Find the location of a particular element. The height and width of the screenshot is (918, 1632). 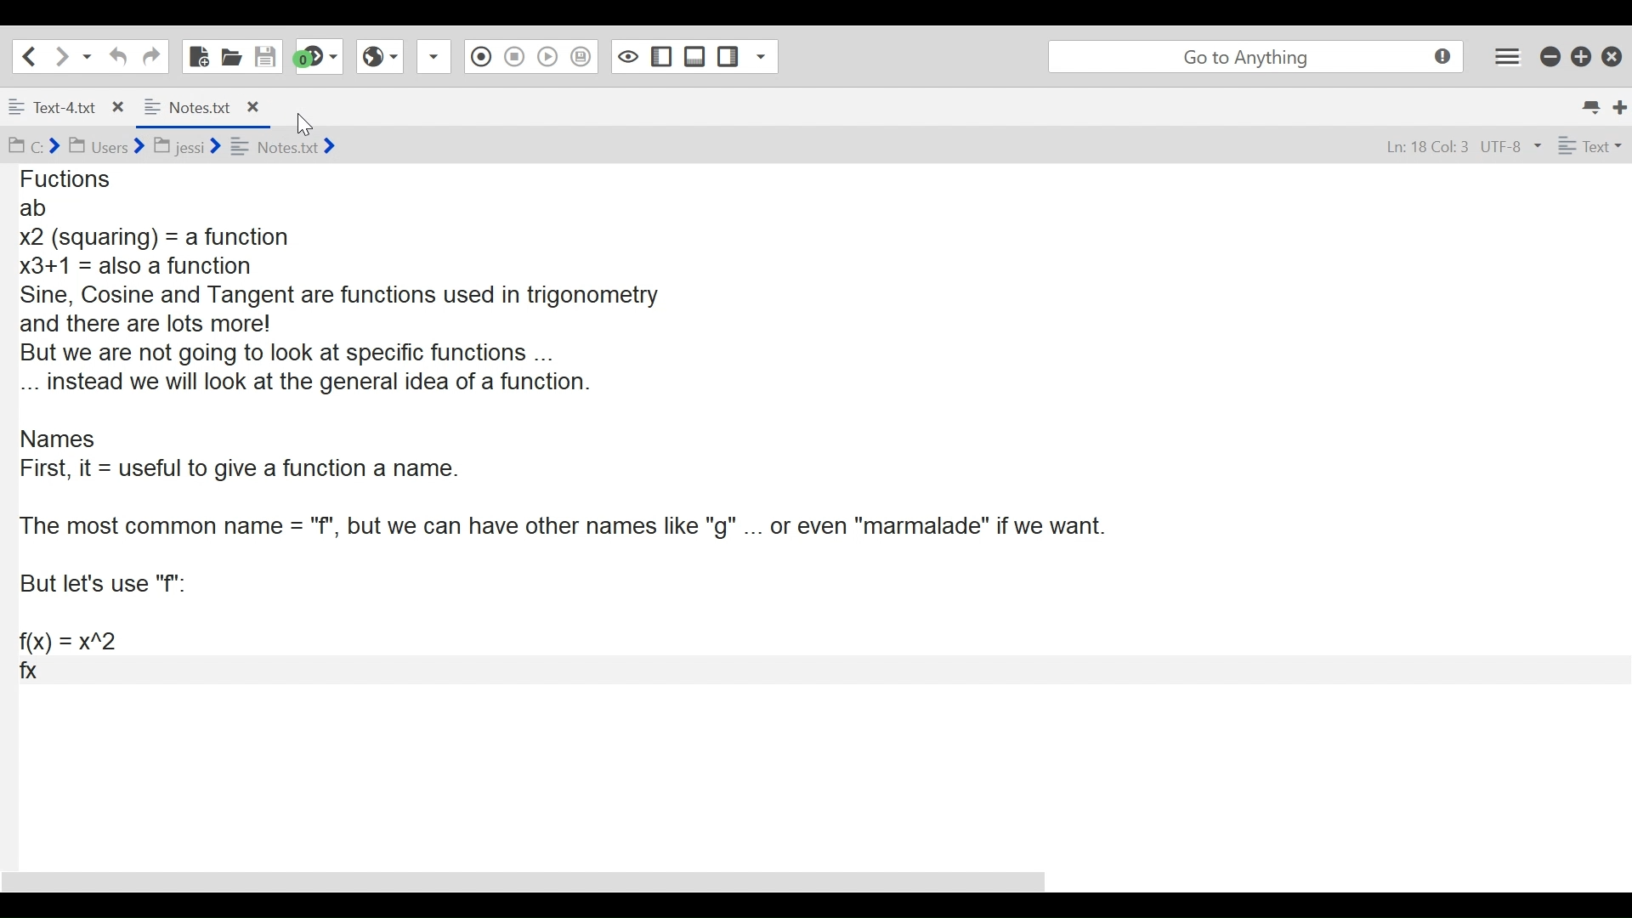

go to anything is located at coordinates (1251, 56).